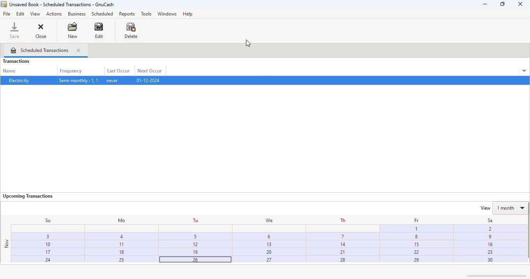 The height and width of the screenshot is (279, 530). What do you see at coordinates (10, 71) in the screenshot?
I see `name` at bounding box center [10, 71].